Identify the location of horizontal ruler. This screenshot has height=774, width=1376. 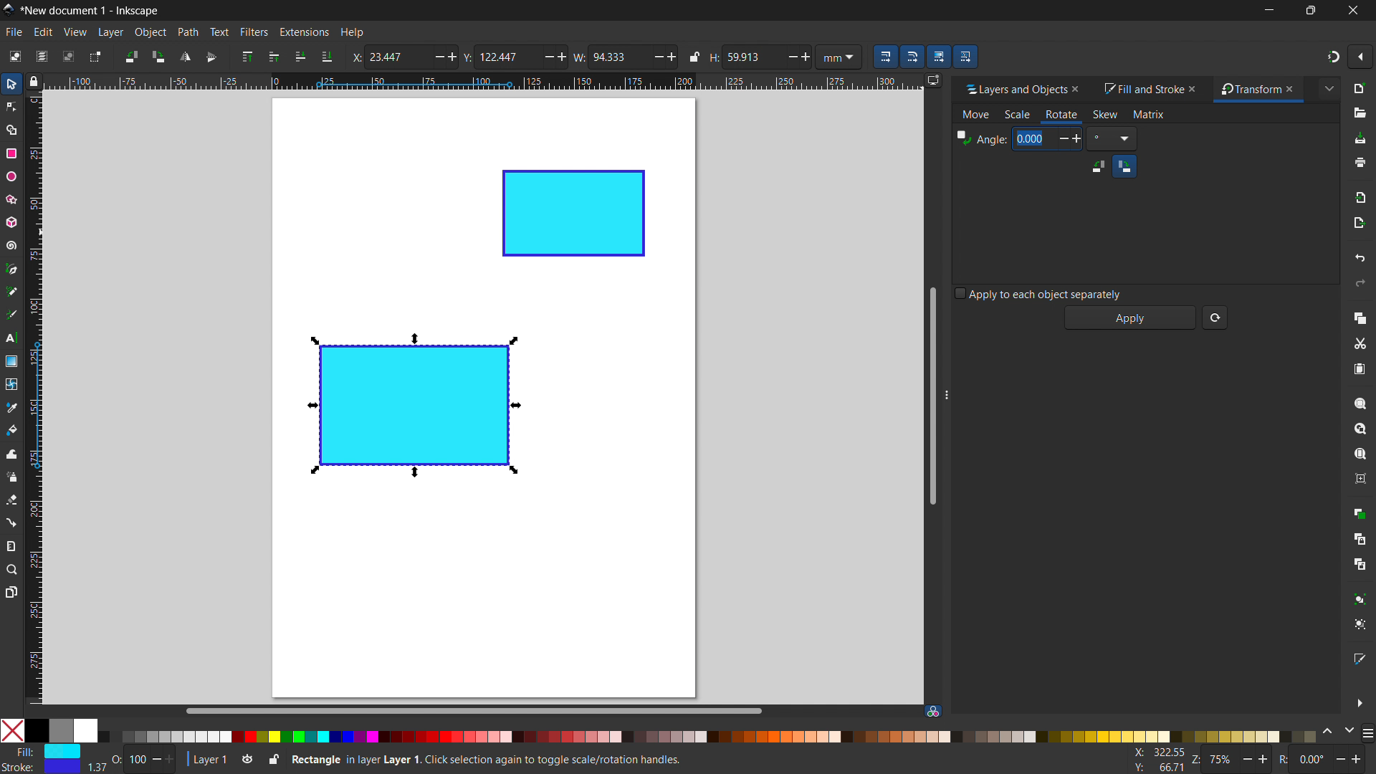
(482, 83).